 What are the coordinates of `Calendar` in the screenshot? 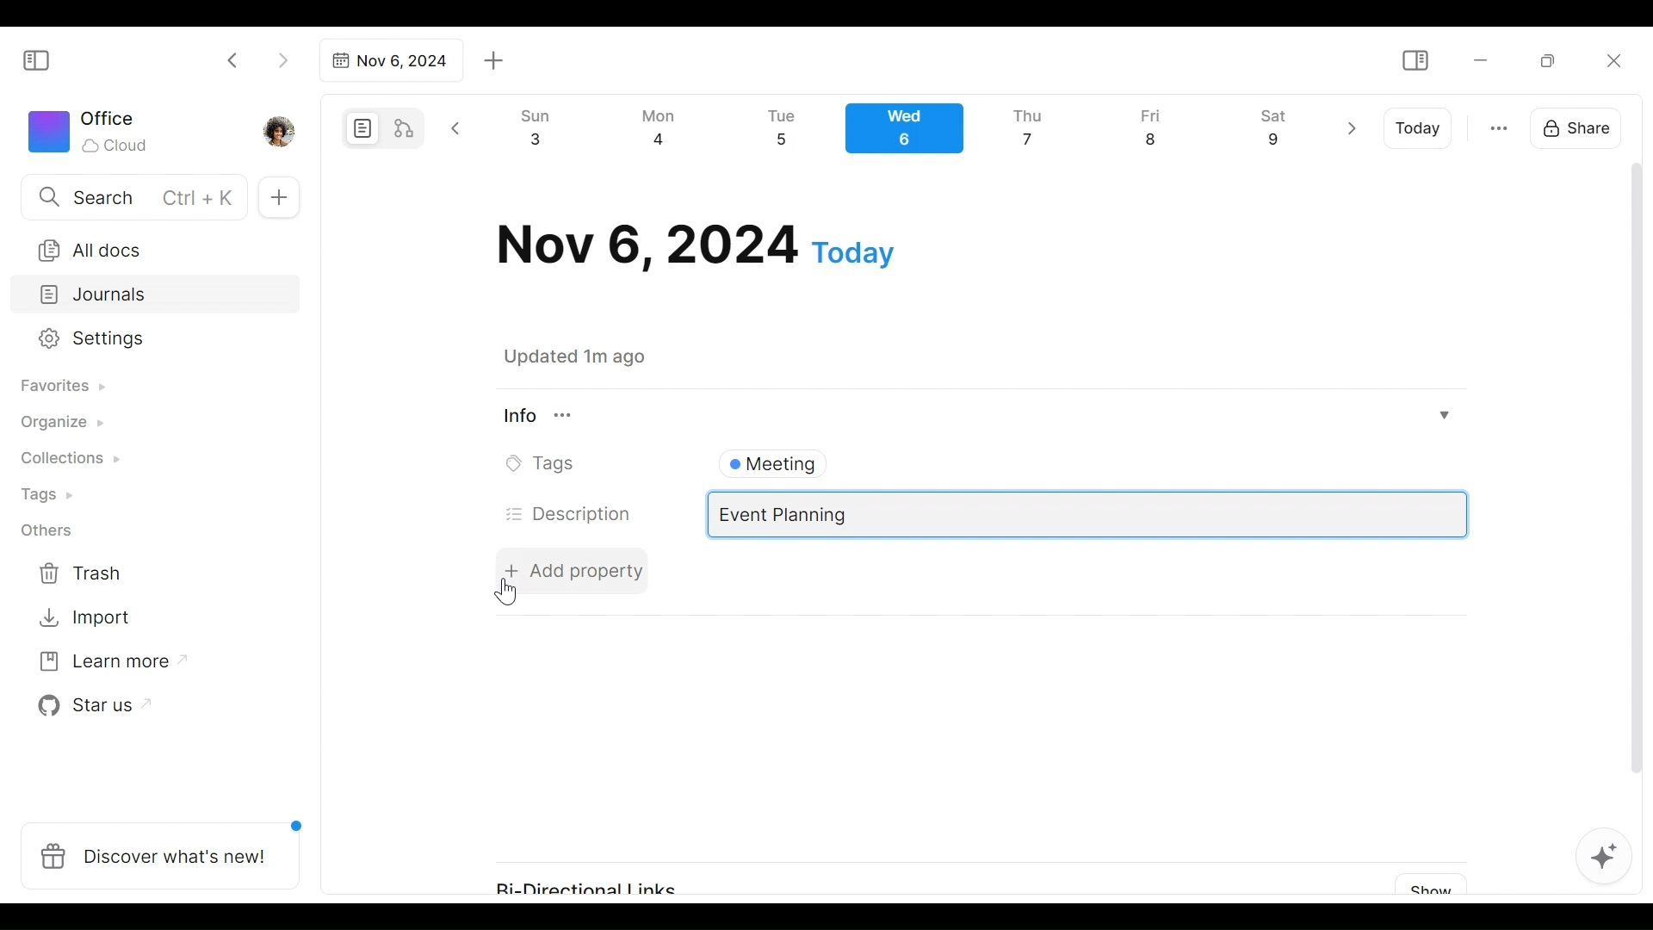 It's located at (912, 133).